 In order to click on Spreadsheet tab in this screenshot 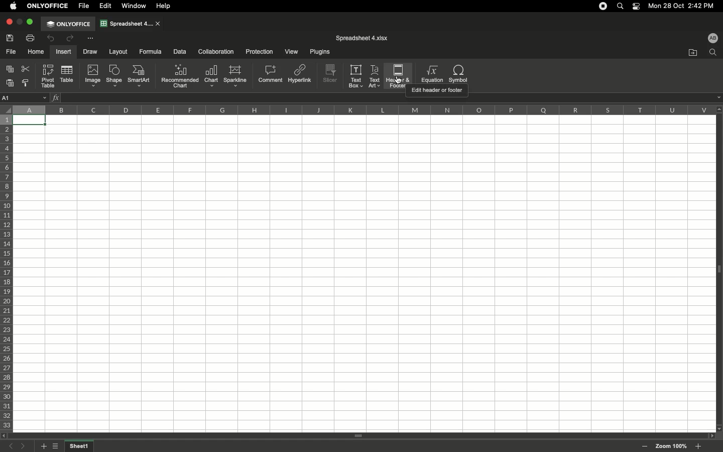, I will do `click(127, 23)`.